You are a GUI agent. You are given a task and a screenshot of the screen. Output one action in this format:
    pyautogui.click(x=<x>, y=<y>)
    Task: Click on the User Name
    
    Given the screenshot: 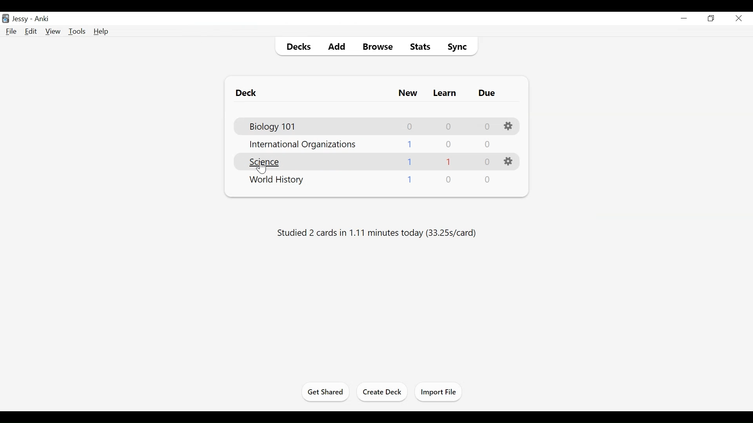 What is the action you would take?
    pyautogui.click(x=22, y=19)
    